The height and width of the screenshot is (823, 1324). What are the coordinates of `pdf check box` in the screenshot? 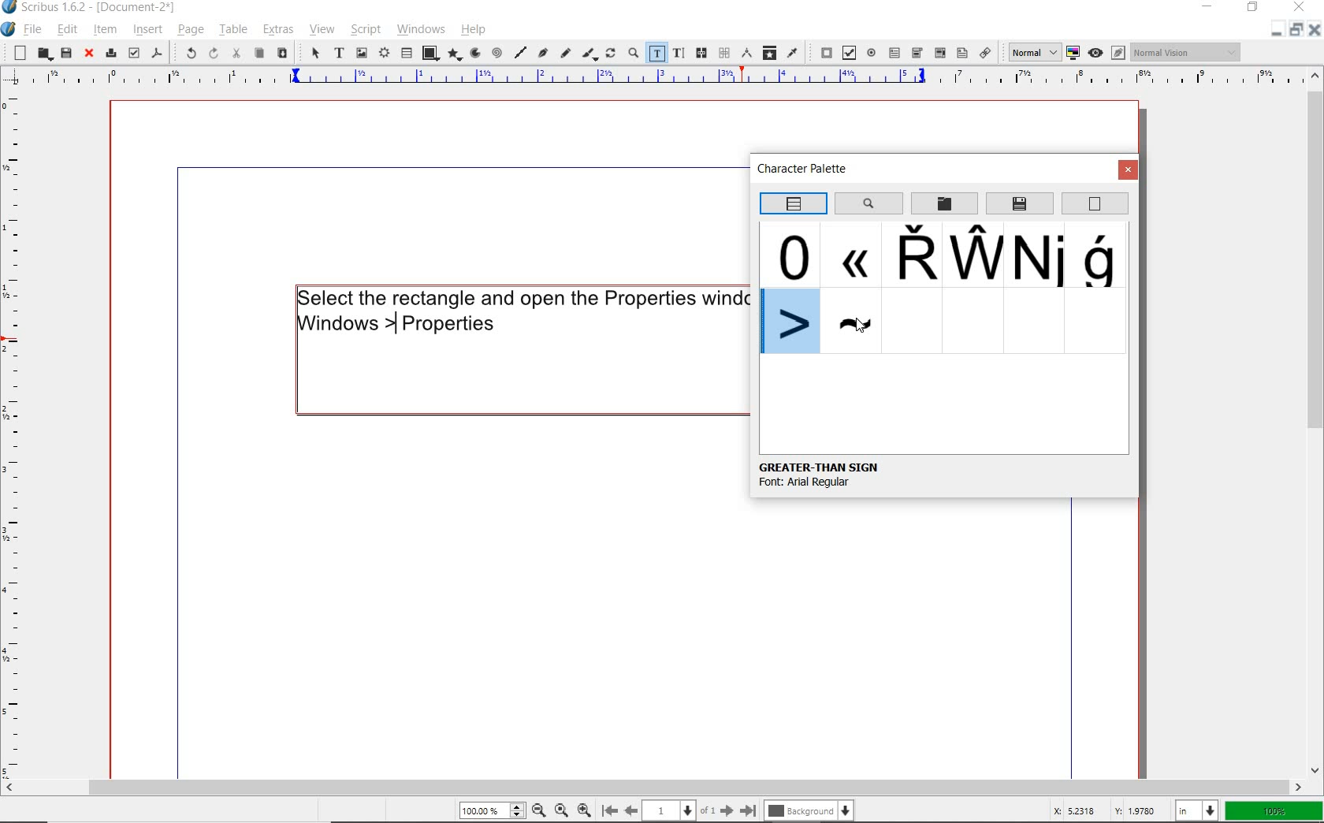 It's located at (848, 52).